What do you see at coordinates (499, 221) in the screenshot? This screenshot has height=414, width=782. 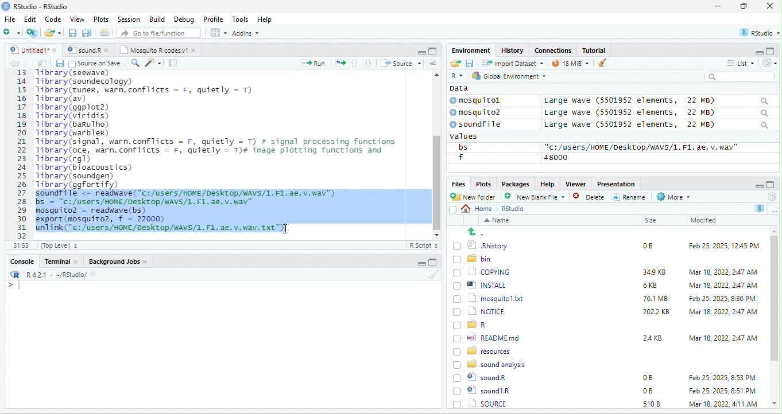 I see ` Name` at bounding box center [499, 221].